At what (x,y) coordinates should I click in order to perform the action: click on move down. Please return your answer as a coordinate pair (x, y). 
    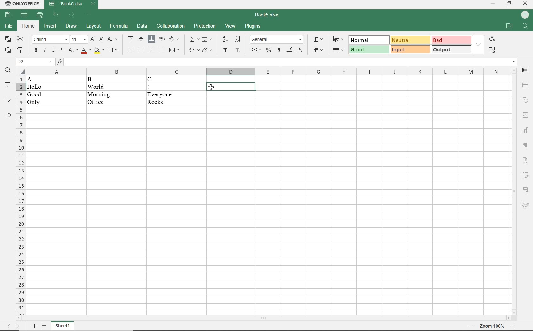
    Looking at the image, I should click on (514, 312).